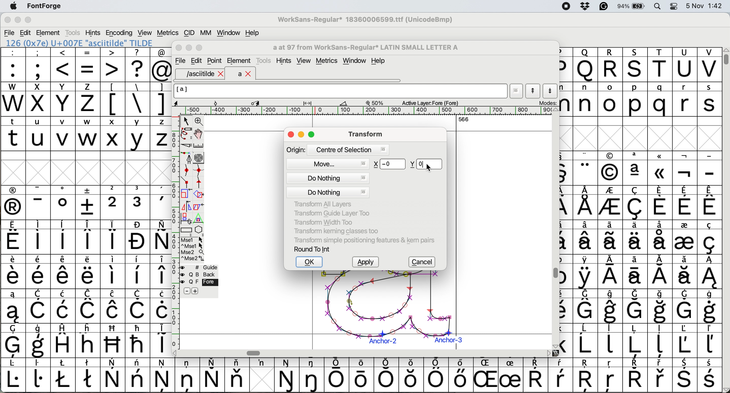 This screenshot has width=730, height=393. Describe the element at coordinates (685, 376) in the screenshot. I see `symbol` at that location.